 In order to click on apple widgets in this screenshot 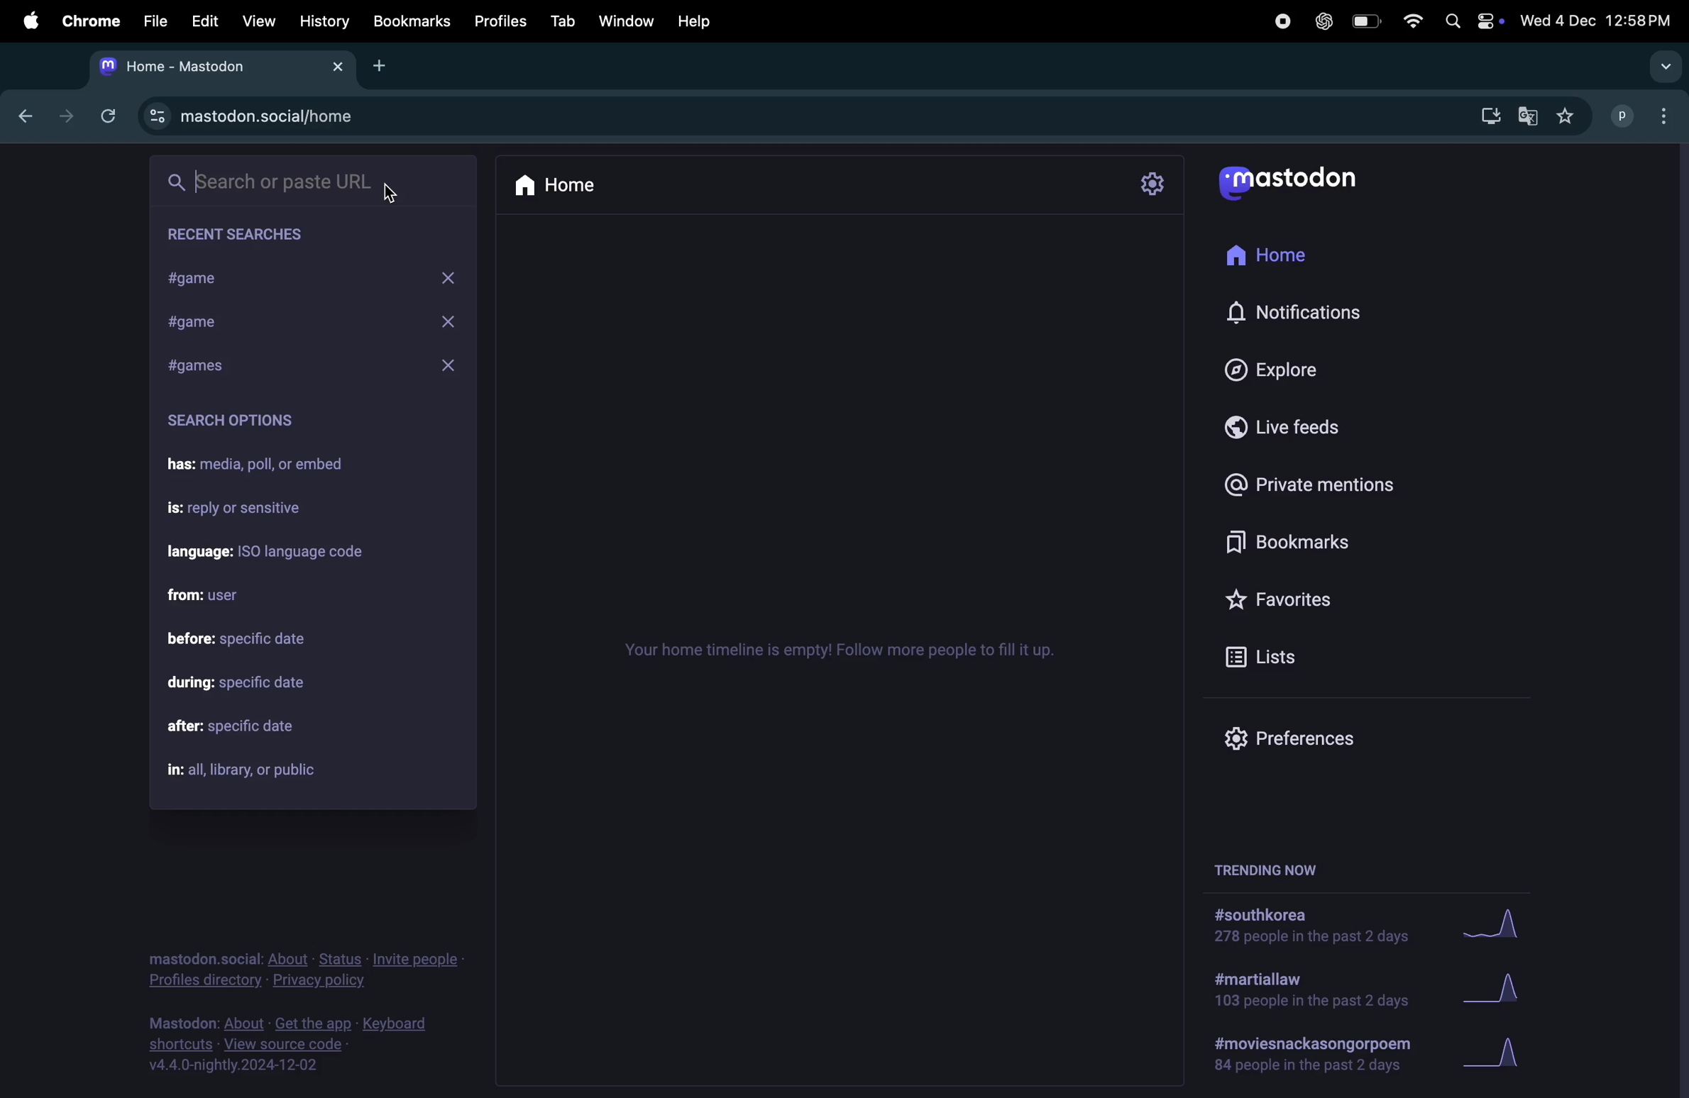, I will do `click(1469, 20)`.